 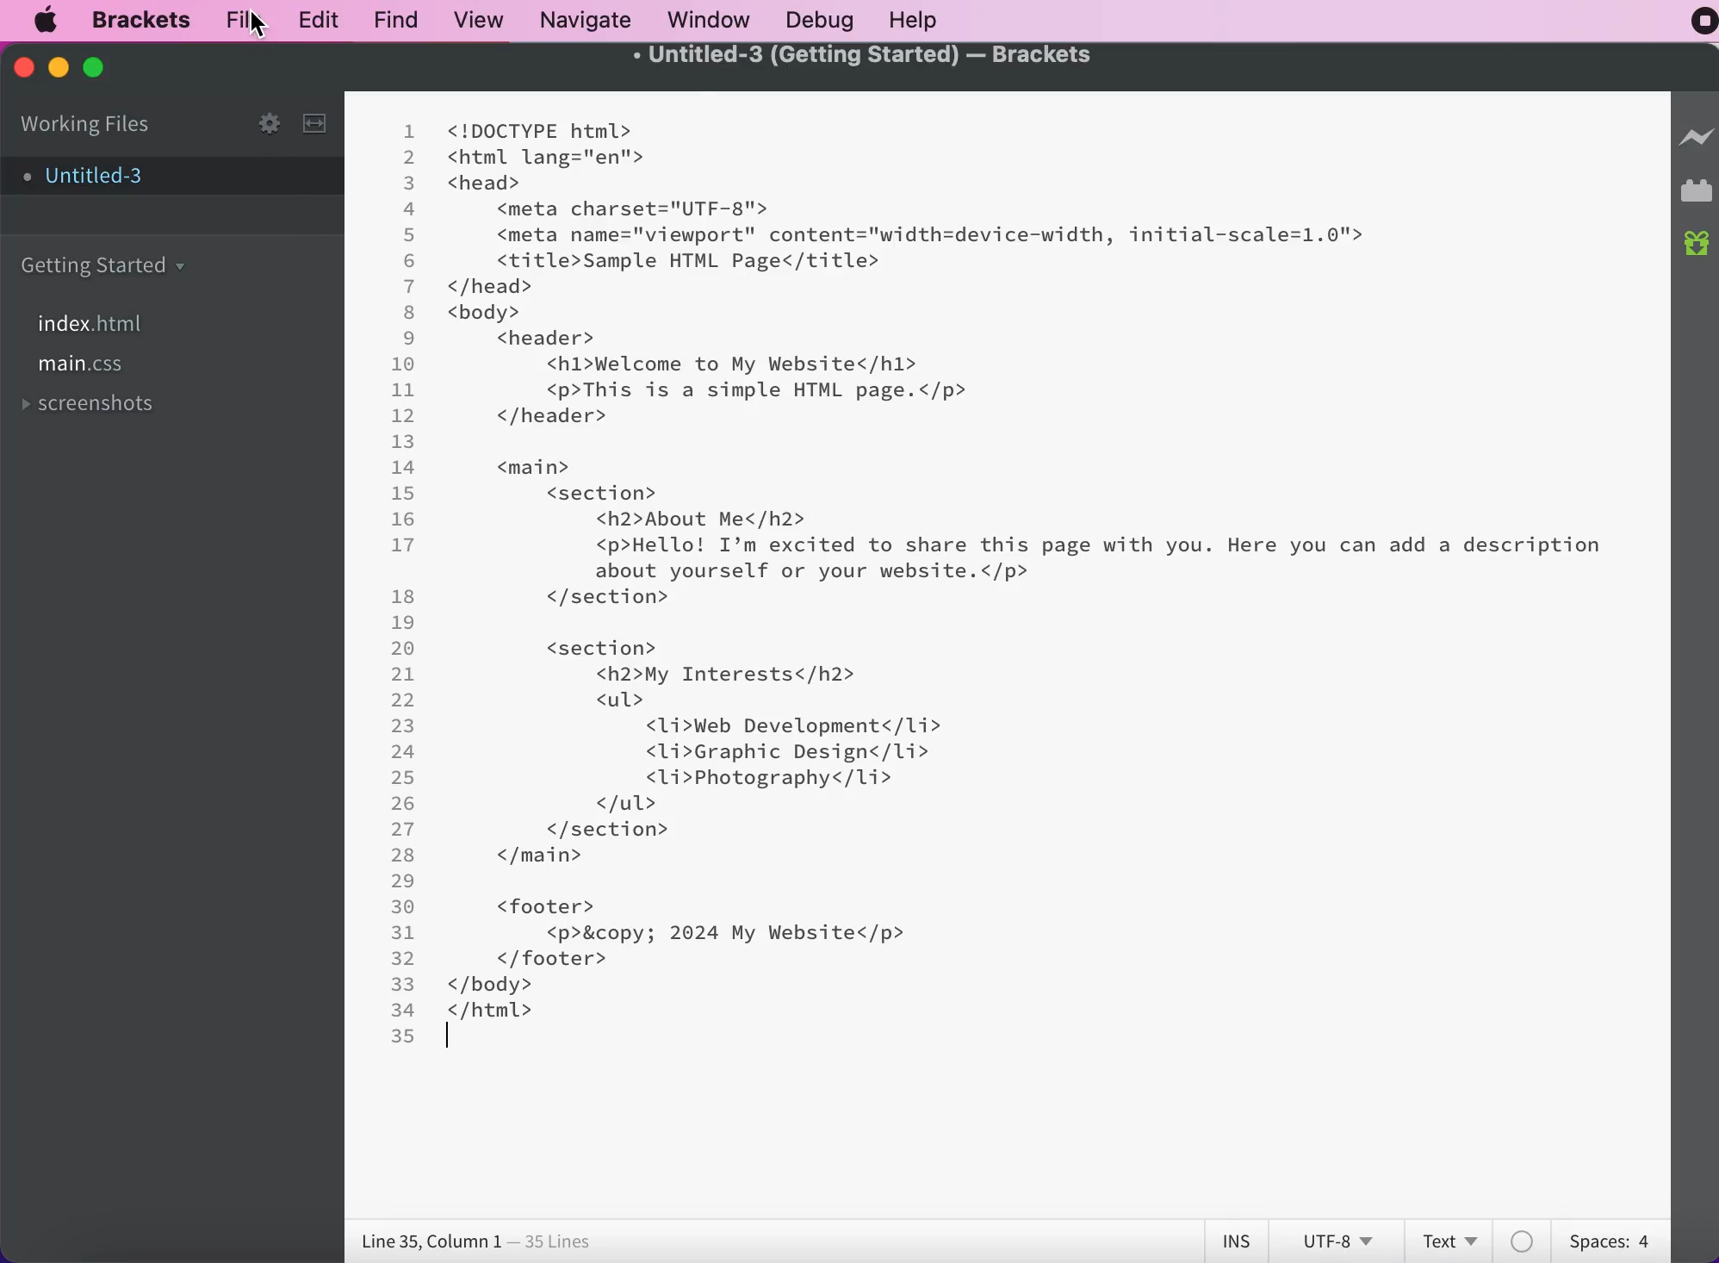 What do you see at coordinates (26, 69) in the screenshot?
I see `close` at bounding box center [26, 69].